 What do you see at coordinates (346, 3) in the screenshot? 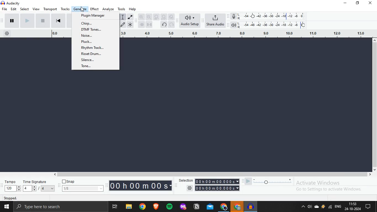
I see `Minimize` at bounding box center [346, 3].